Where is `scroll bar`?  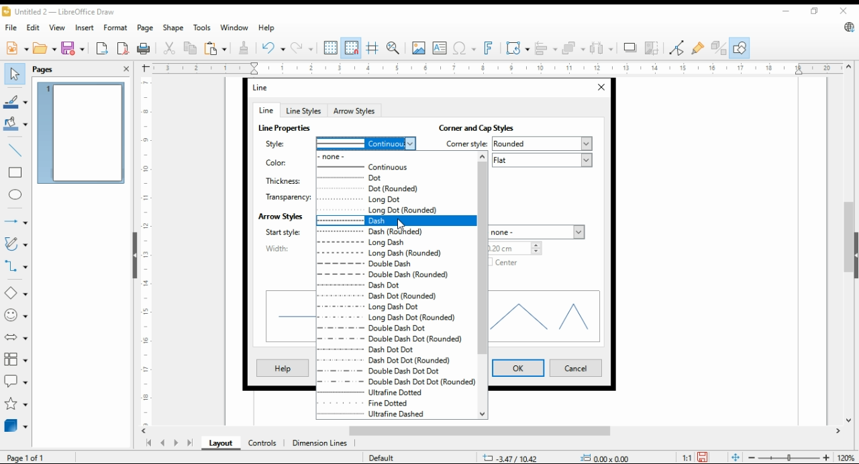 scroll bar is located at coordinates (483, 285).